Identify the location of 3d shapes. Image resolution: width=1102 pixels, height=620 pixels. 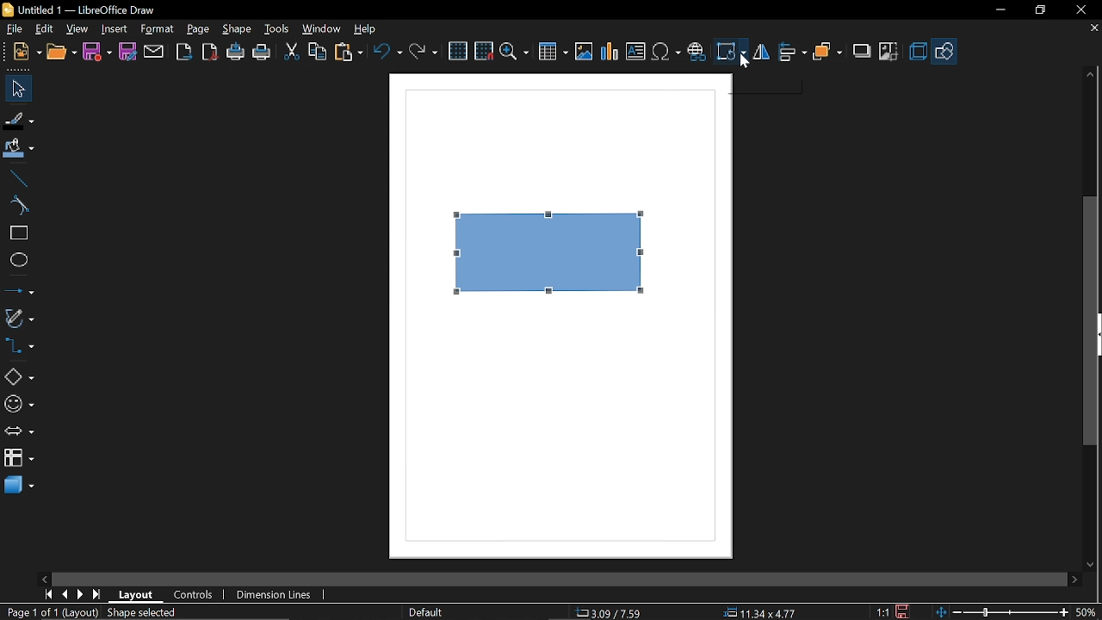
(19, 486).